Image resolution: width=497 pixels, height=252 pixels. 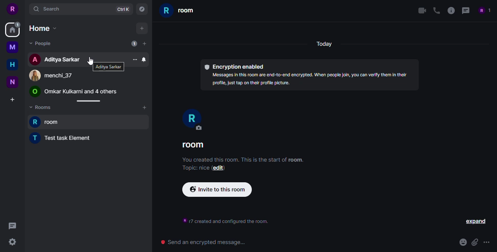 I want to click on menchi_37, so click(x=50, y=76).